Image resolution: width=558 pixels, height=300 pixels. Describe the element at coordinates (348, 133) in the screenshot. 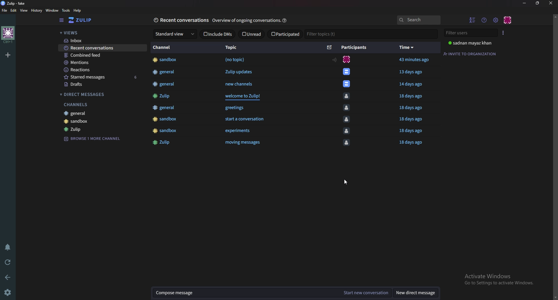

I see `icon` at that location.